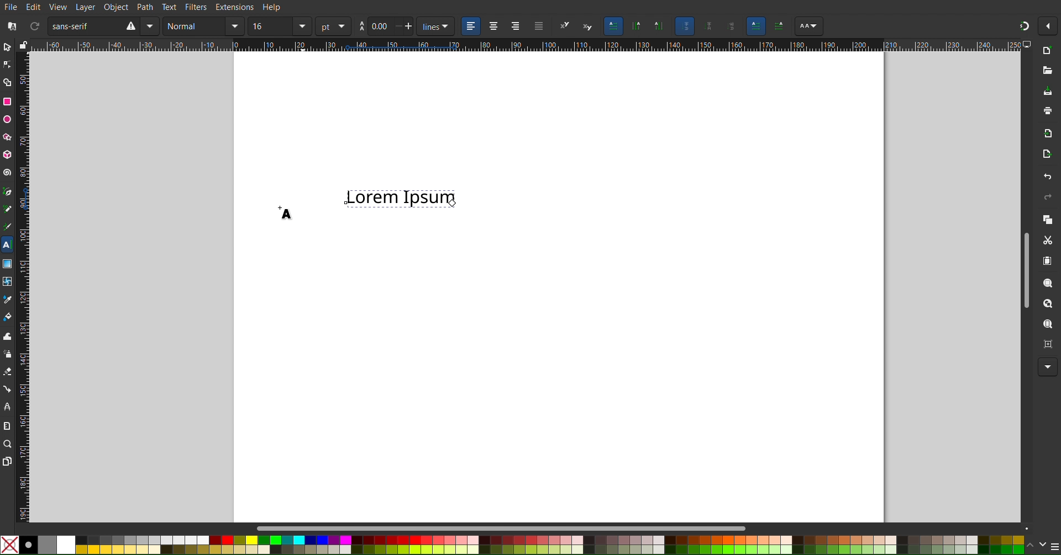 The width and height of the screenshot is (1061, 555). I want to click on Zoom Page, so click(1047, 324).